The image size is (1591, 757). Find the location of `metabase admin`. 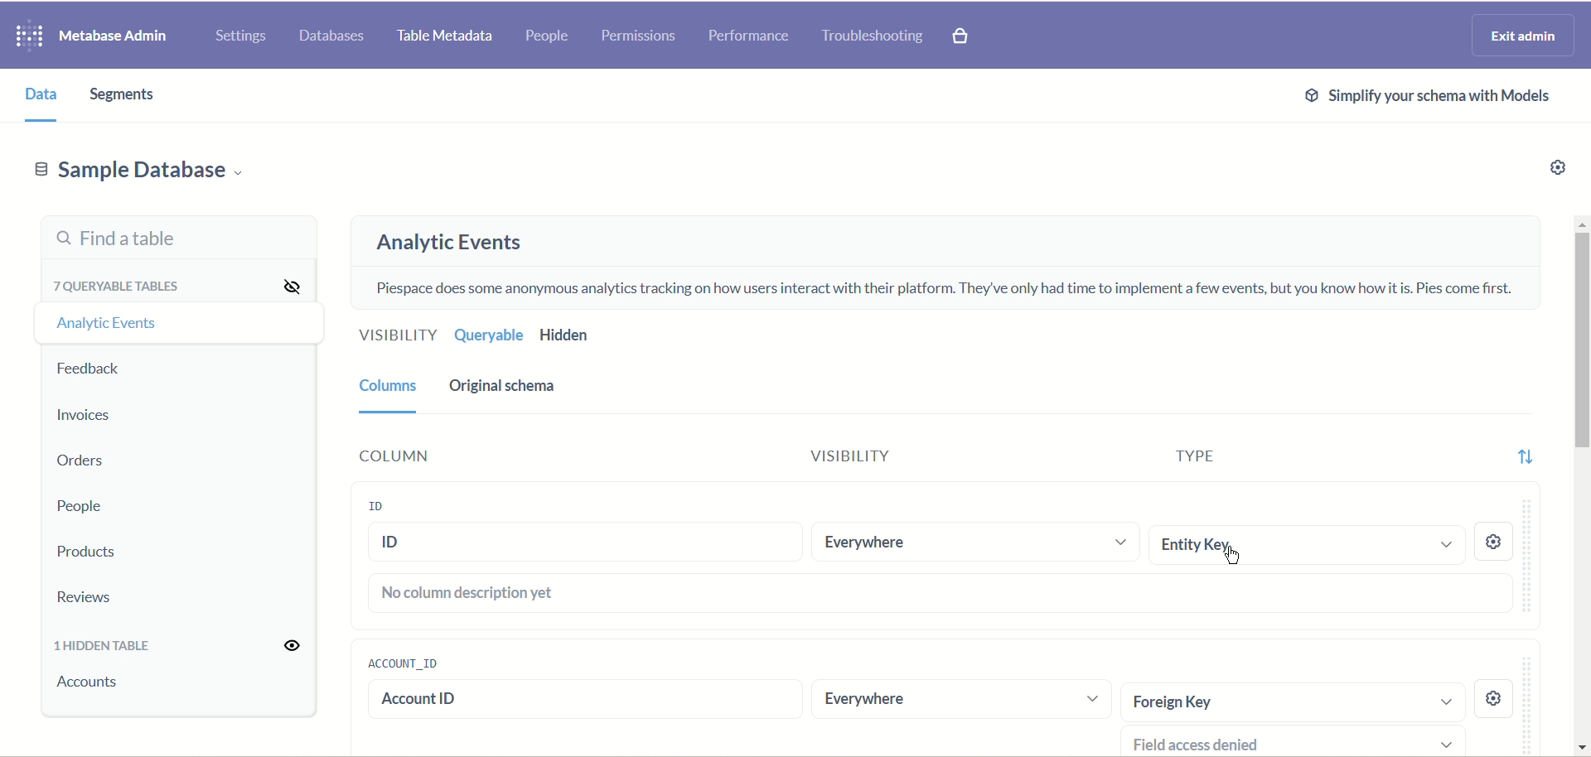

metabase admin is located at coordinates (112, 37).